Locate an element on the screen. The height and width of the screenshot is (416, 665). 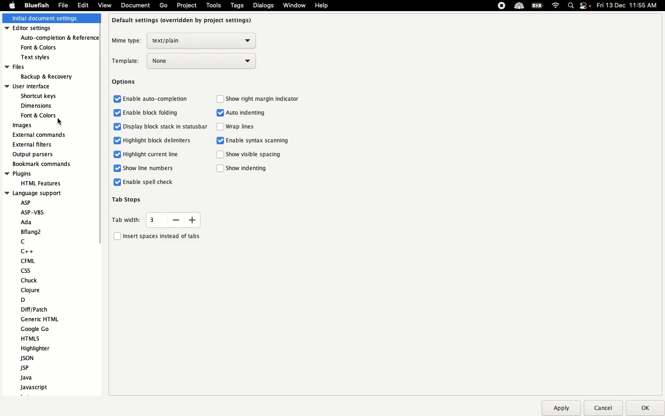
Enable syntax scanning is located at coordinates (255, 141).